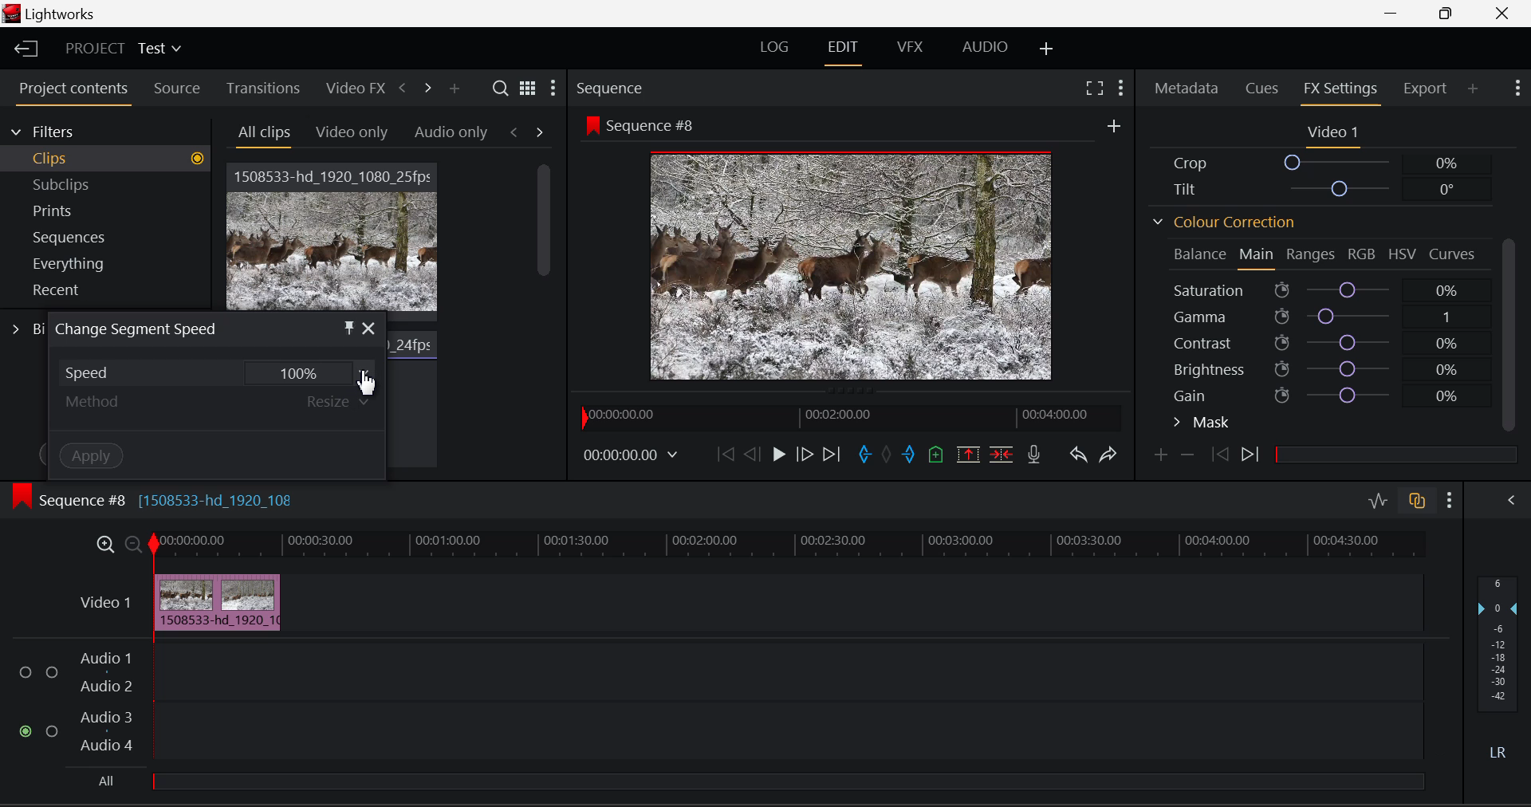  I want to click on Everything, so click(115, 263).